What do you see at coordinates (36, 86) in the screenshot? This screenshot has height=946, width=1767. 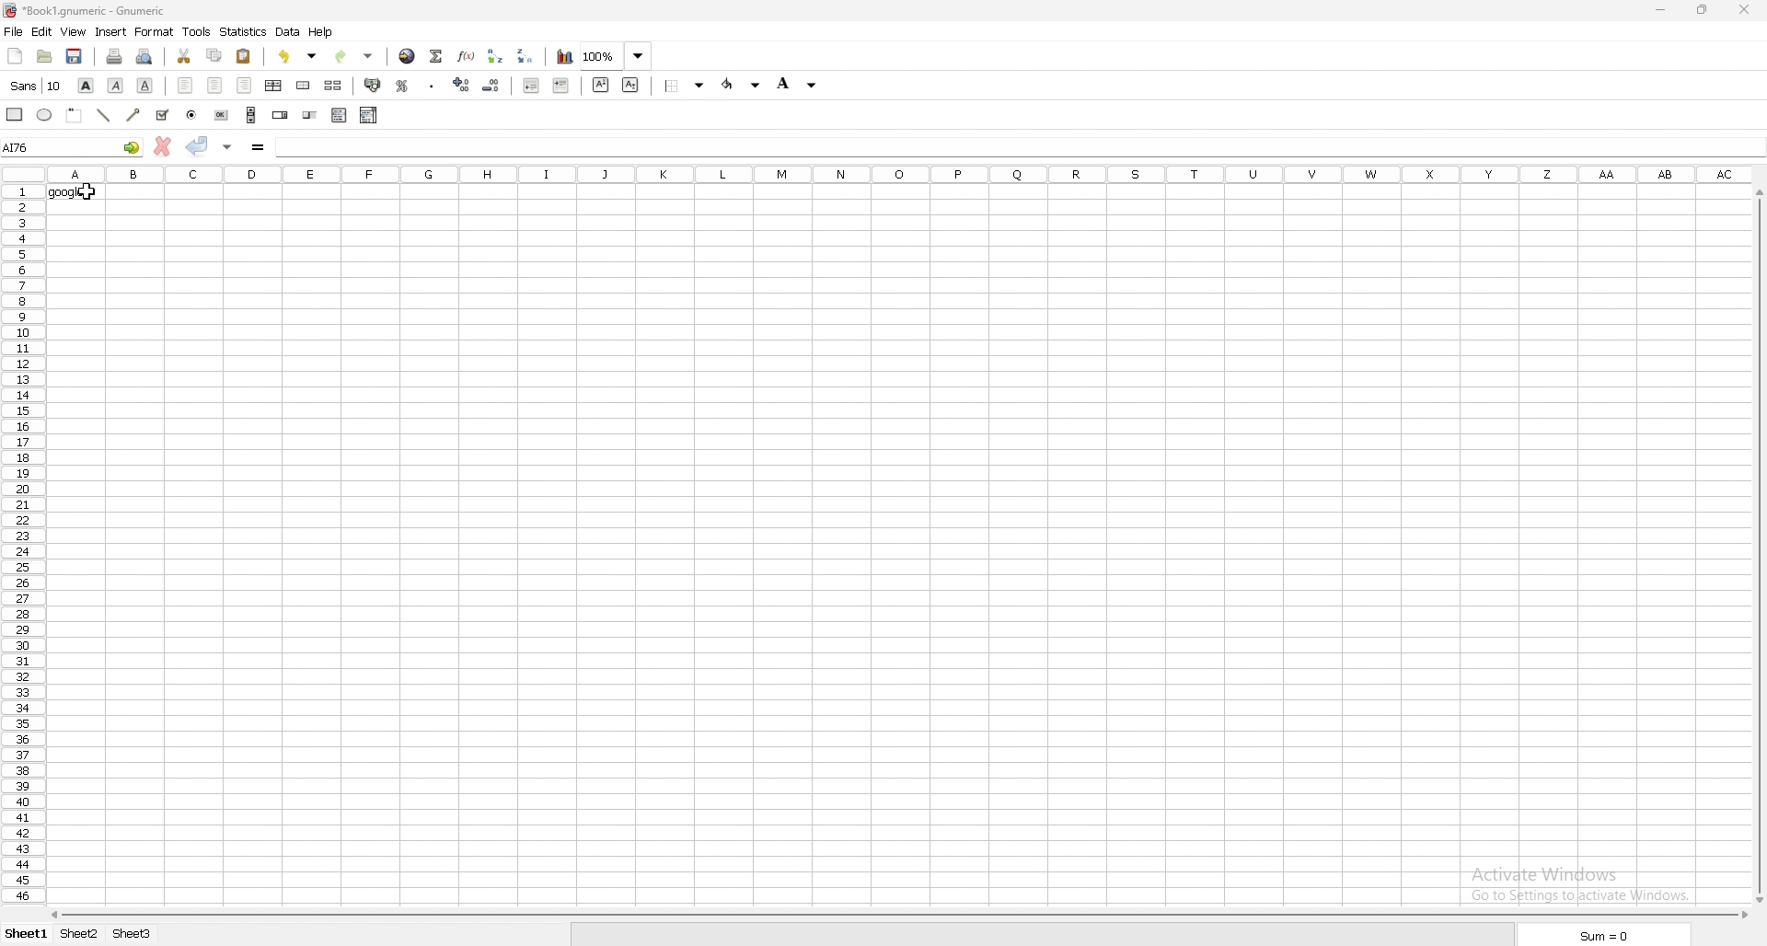 I see `font` at bounding box center [36, 86].